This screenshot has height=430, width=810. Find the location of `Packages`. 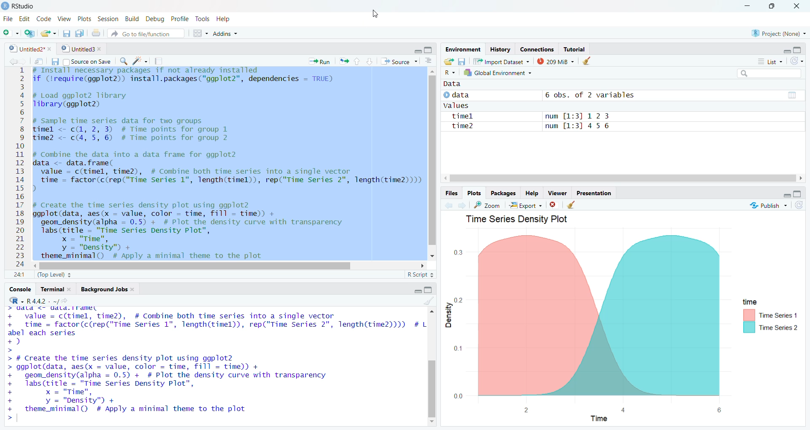

Packages is located at coordinates (503, 194).